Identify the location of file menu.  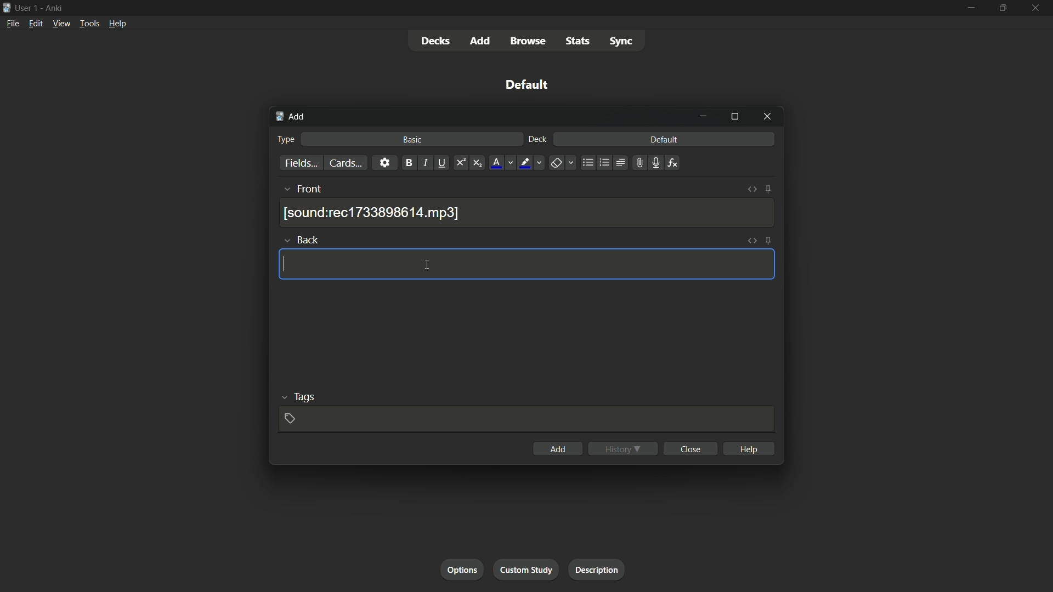
(13, 23).